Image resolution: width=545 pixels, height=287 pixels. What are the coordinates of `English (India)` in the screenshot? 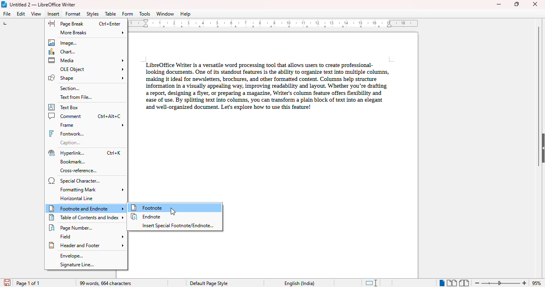 It's located at (299, 283).